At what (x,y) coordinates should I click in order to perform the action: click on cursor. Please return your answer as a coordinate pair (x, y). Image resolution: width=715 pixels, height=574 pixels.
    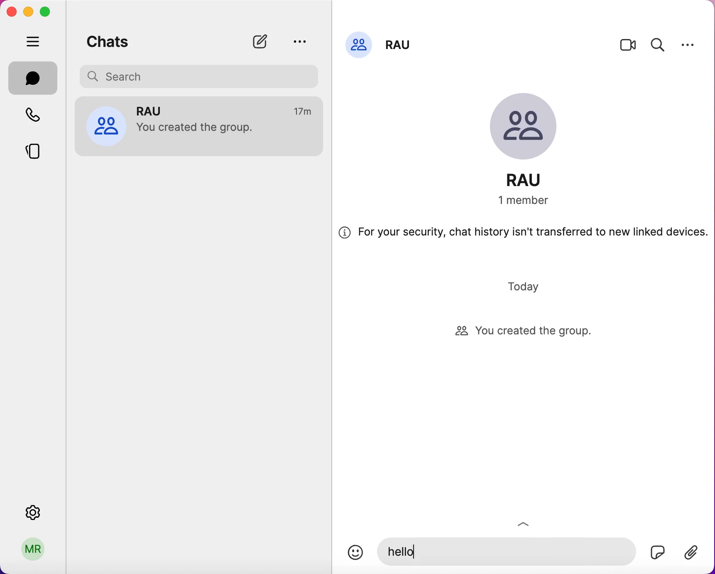
    Looking at the image, I should click on (414, 552).